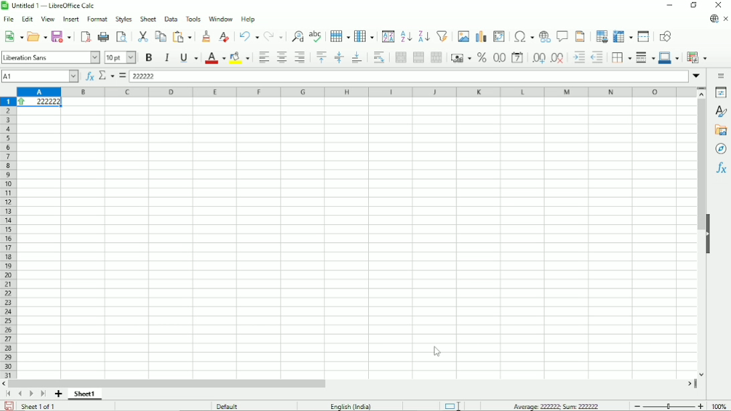 Image resolution: width=731 pixels, height=411 pixels. Describe the element at coordinates (418, 58) in the screenshot. I see `Merge cells` at that location.